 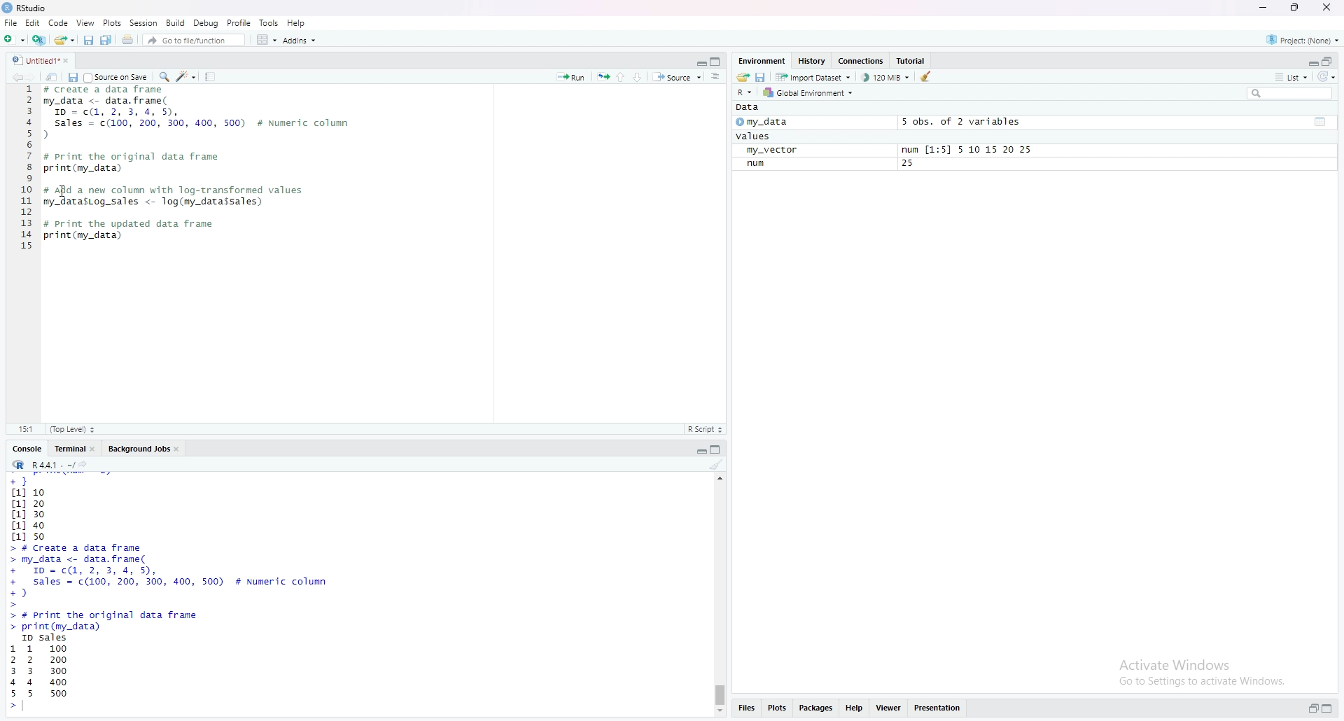 What do you see at coordinates (1266, 9) in the screenshot?
I see `minimize` at bounding box center [1266, 9].